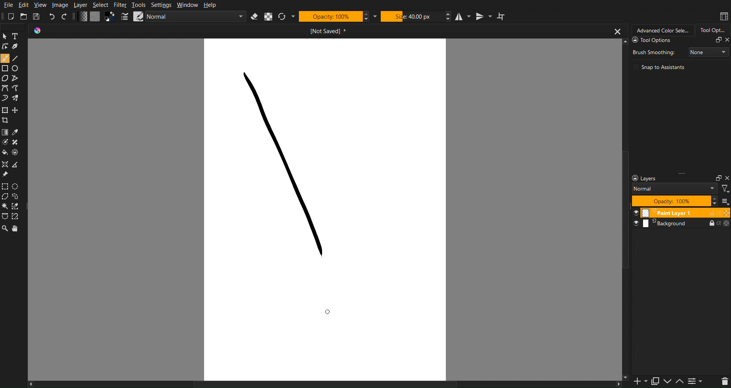 The height and width of the screenshot is (388, 731). I want to click on Advanced Color Selector, so click(662, 30).